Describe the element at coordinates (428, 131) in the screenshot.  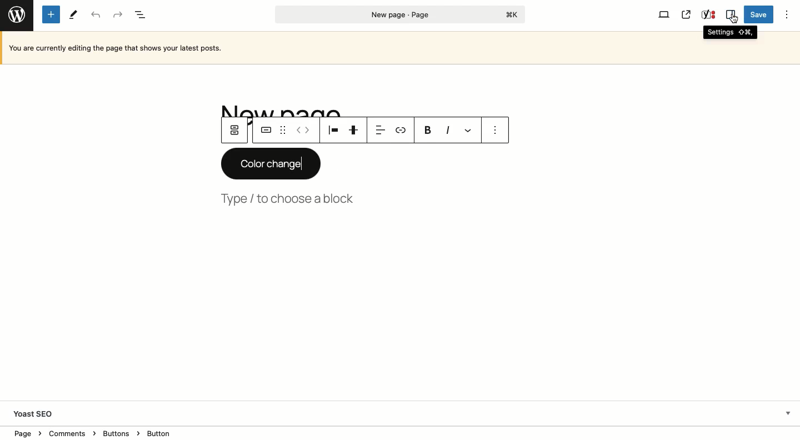
I see `Bold` at that location.